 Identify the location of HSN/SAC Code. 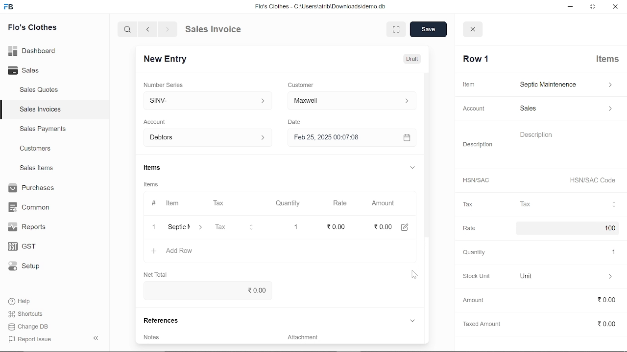
(593, 181).